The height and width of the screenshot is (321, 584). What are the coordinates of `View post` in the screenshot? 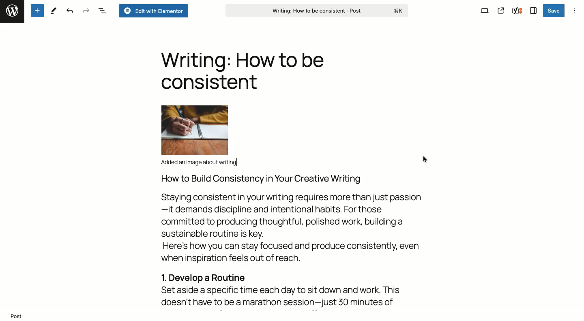 It's located at (501, 11).